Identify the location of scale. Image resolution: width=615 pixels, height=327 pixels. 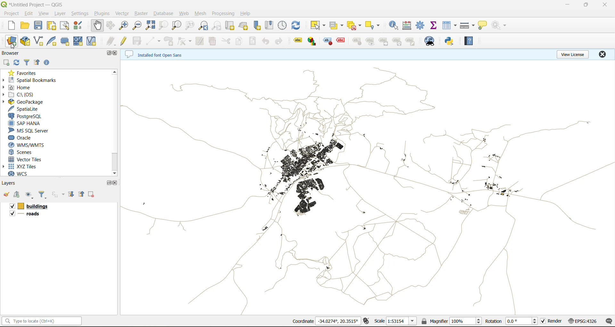
(379, 321).